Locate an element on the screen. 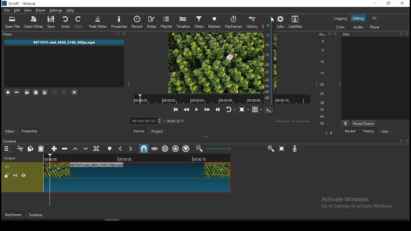  pause queue is located at coordinates (364, 123).